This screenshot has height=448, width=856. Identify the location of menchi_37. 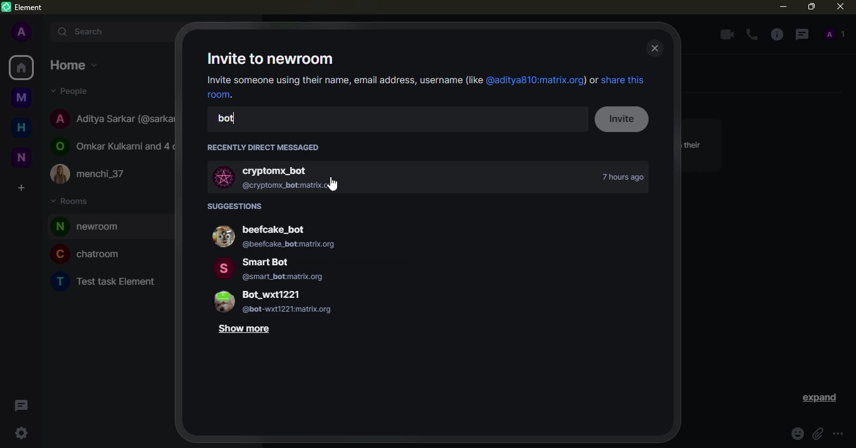
(88, 175).